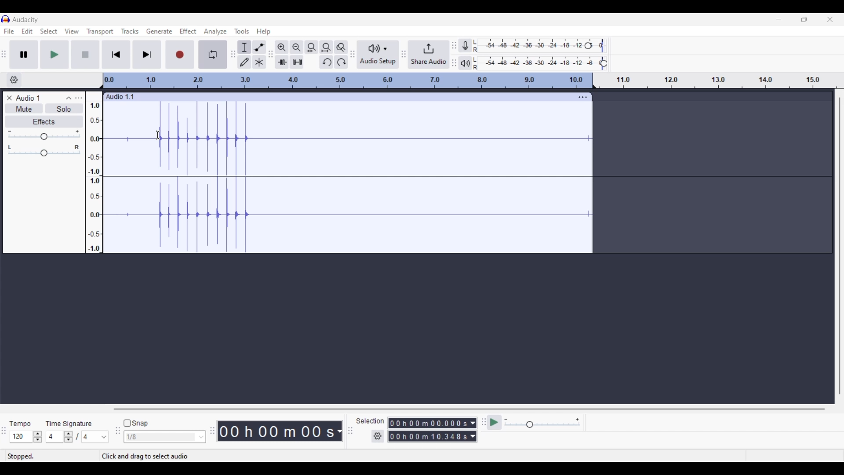 The width and height of the screenshot is (844, 475). I want to click on Playback level header, so click(604, 63).